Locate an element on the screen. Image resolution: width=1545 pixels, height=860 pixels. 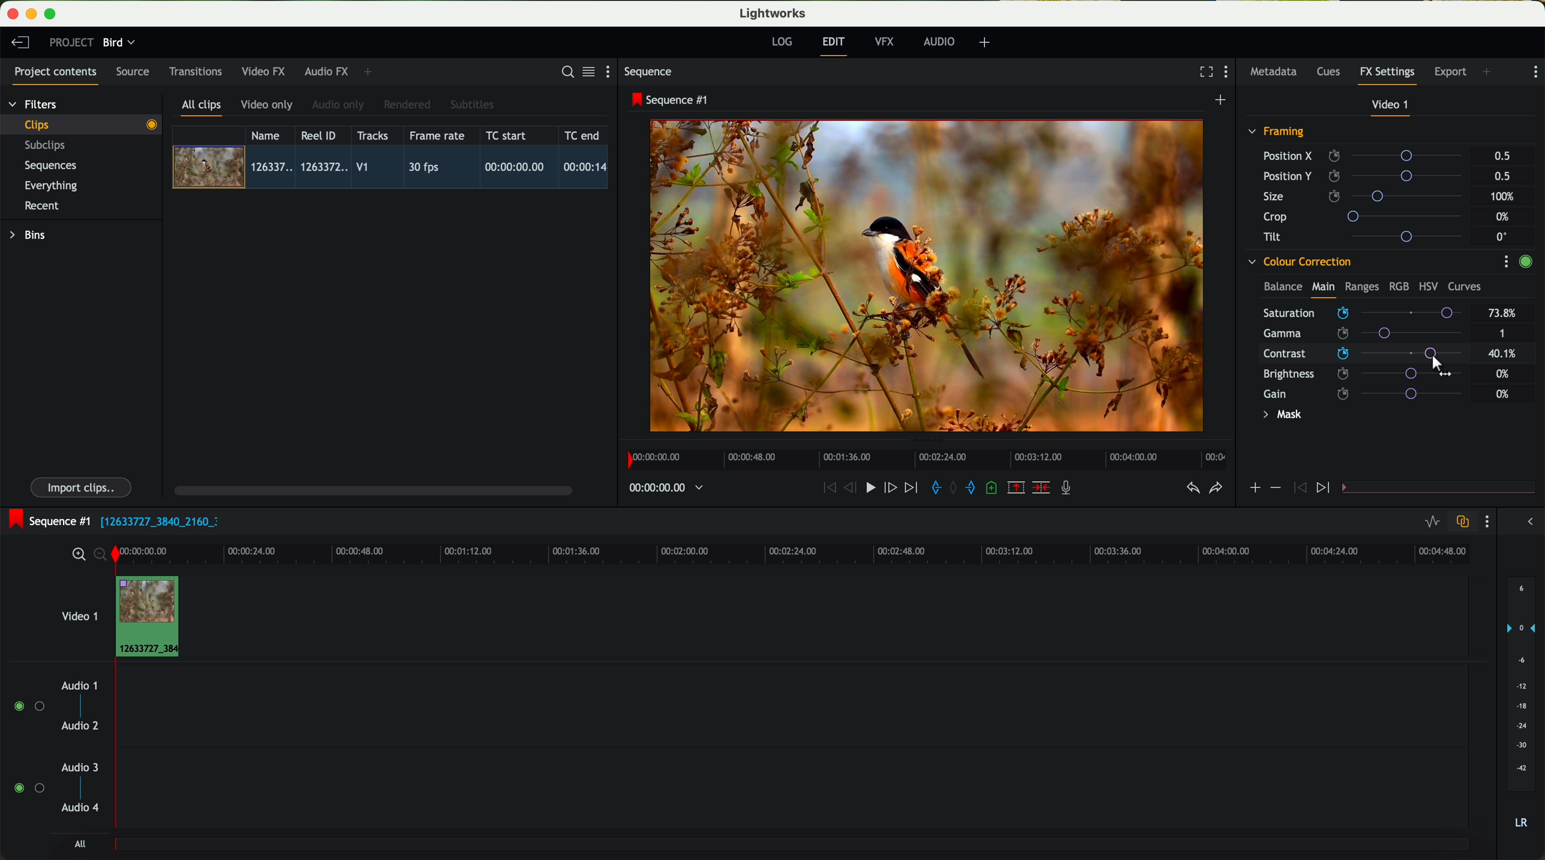
close program is located at coordinates (13, 14).